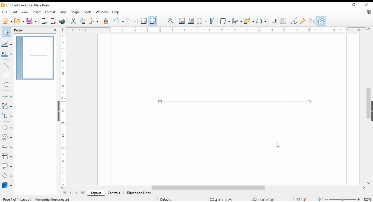 The image size is (373, 202). Describe the element at coordinates (342, 4) in the screenshot. I see `minimize` at that location.